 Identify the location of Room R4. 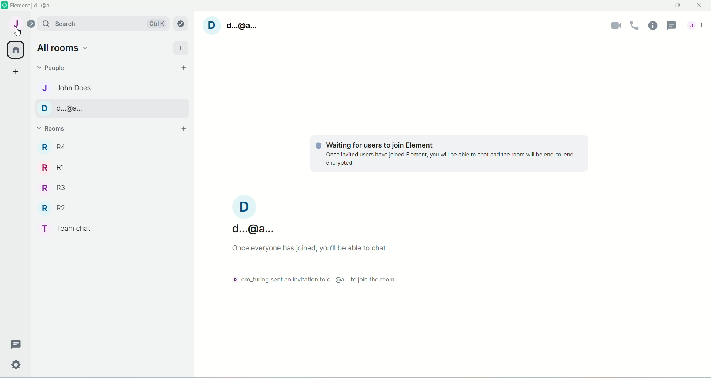
(53, 149).